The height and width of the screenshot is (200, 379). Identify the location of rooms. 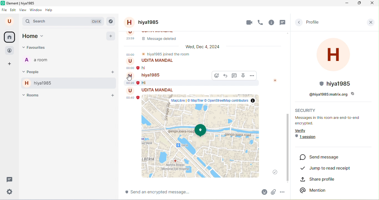
(32, 96).